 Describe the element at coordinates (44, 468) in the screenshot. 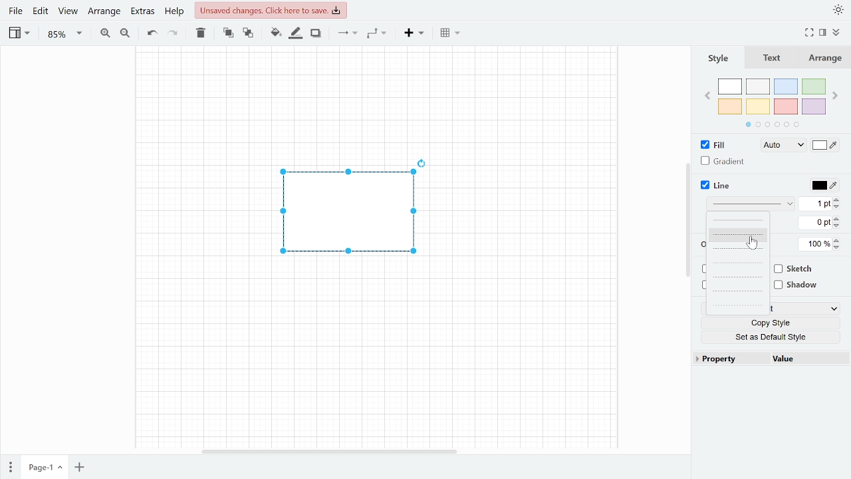

I see `Current page (page 1)` at that location.